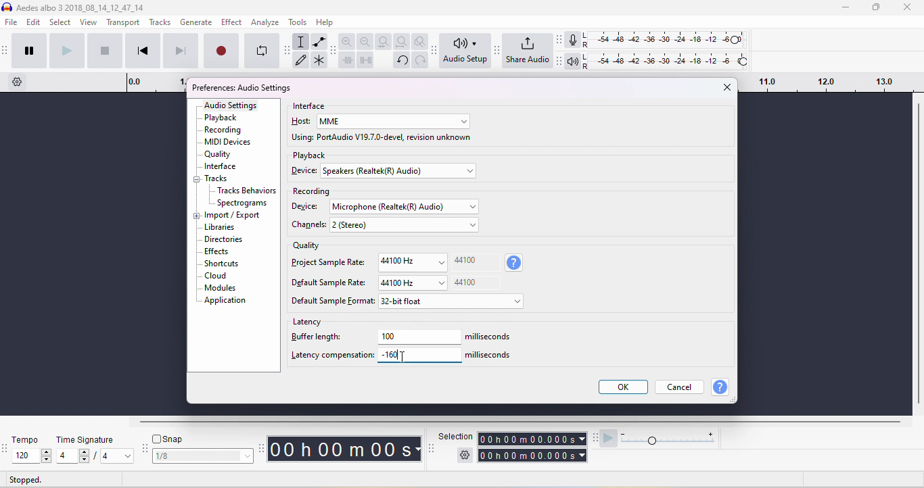 Image resolution: width=924 pixels, height=488 pixels. Describe the element at coordinates (325, 22) in the screenshot. I see `help` at that location.